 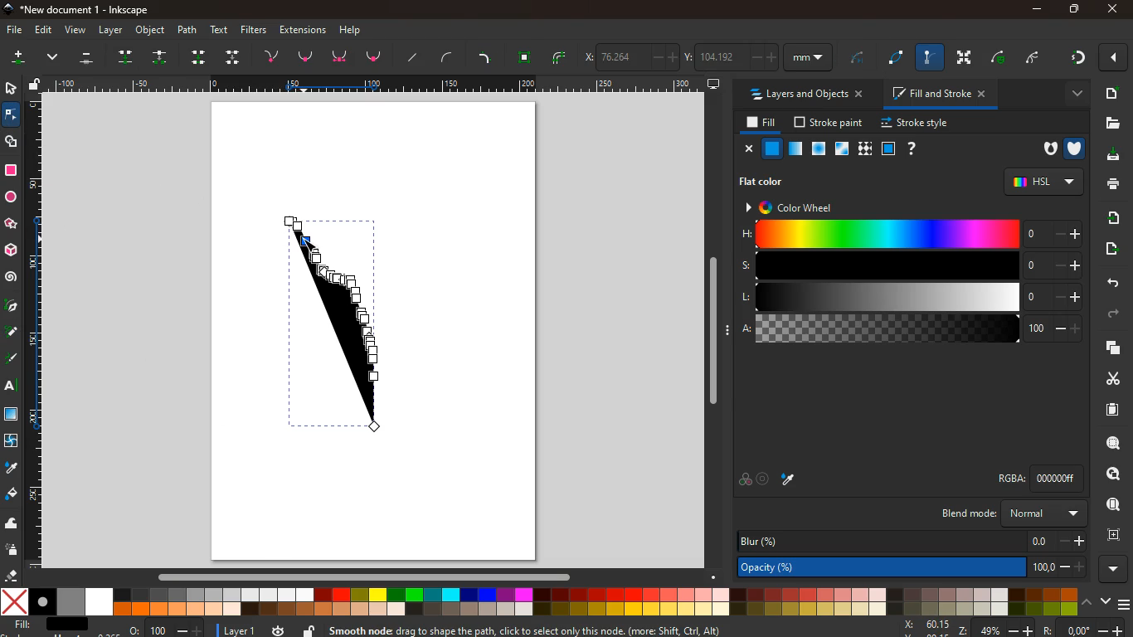 I want to click on ice, so click(x=820, y=149).